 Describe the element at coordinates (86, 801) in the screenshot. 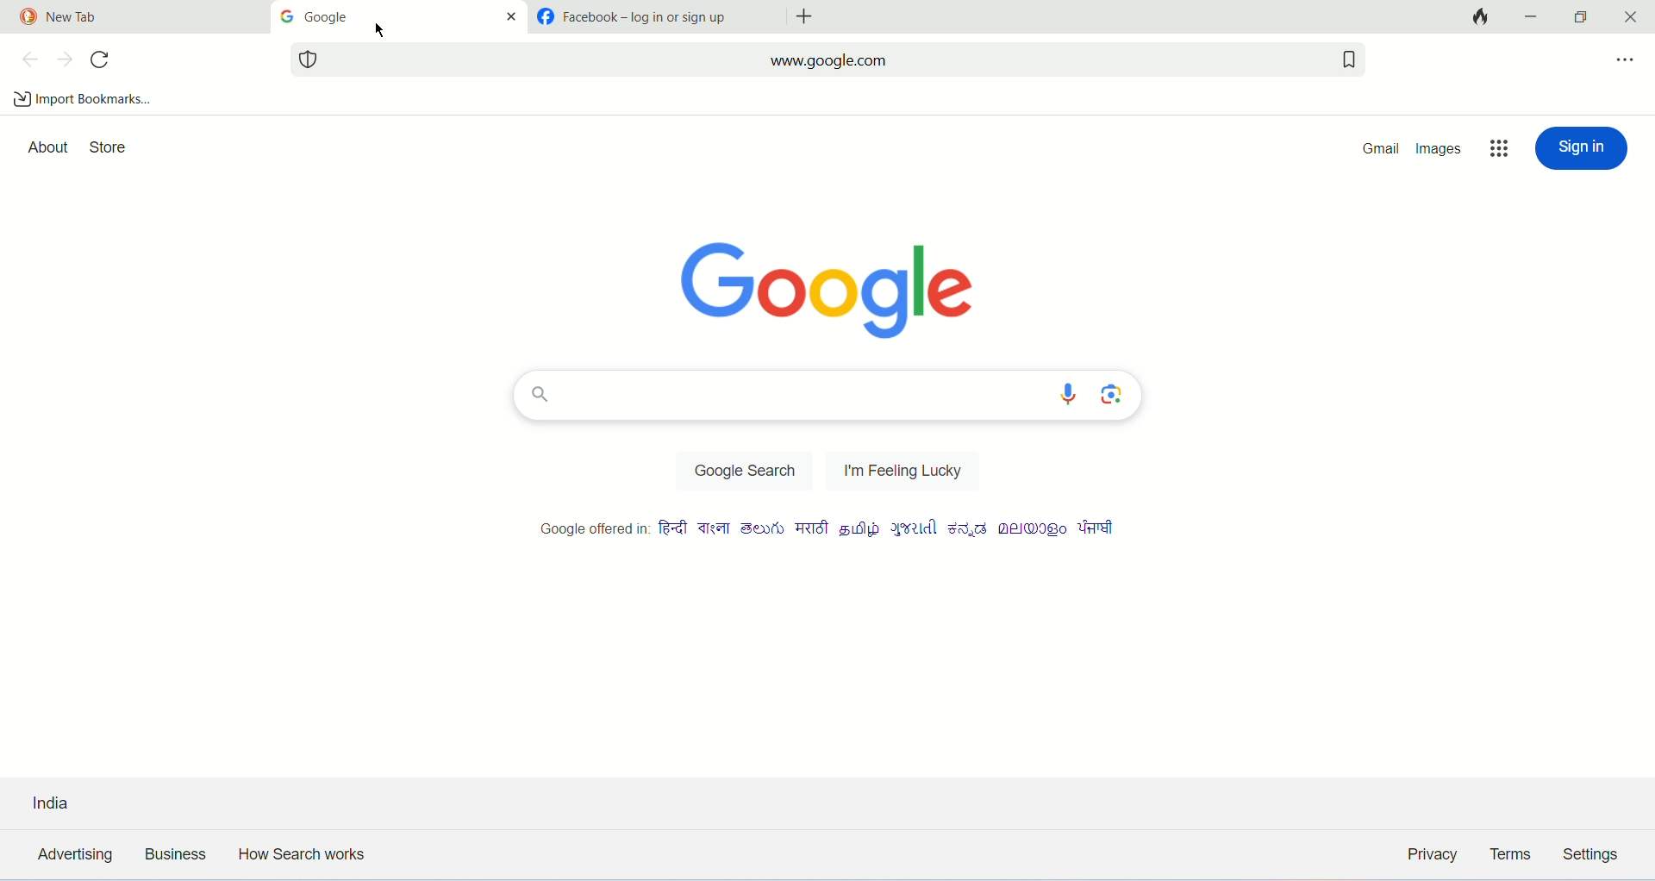

I see `country` at that location.